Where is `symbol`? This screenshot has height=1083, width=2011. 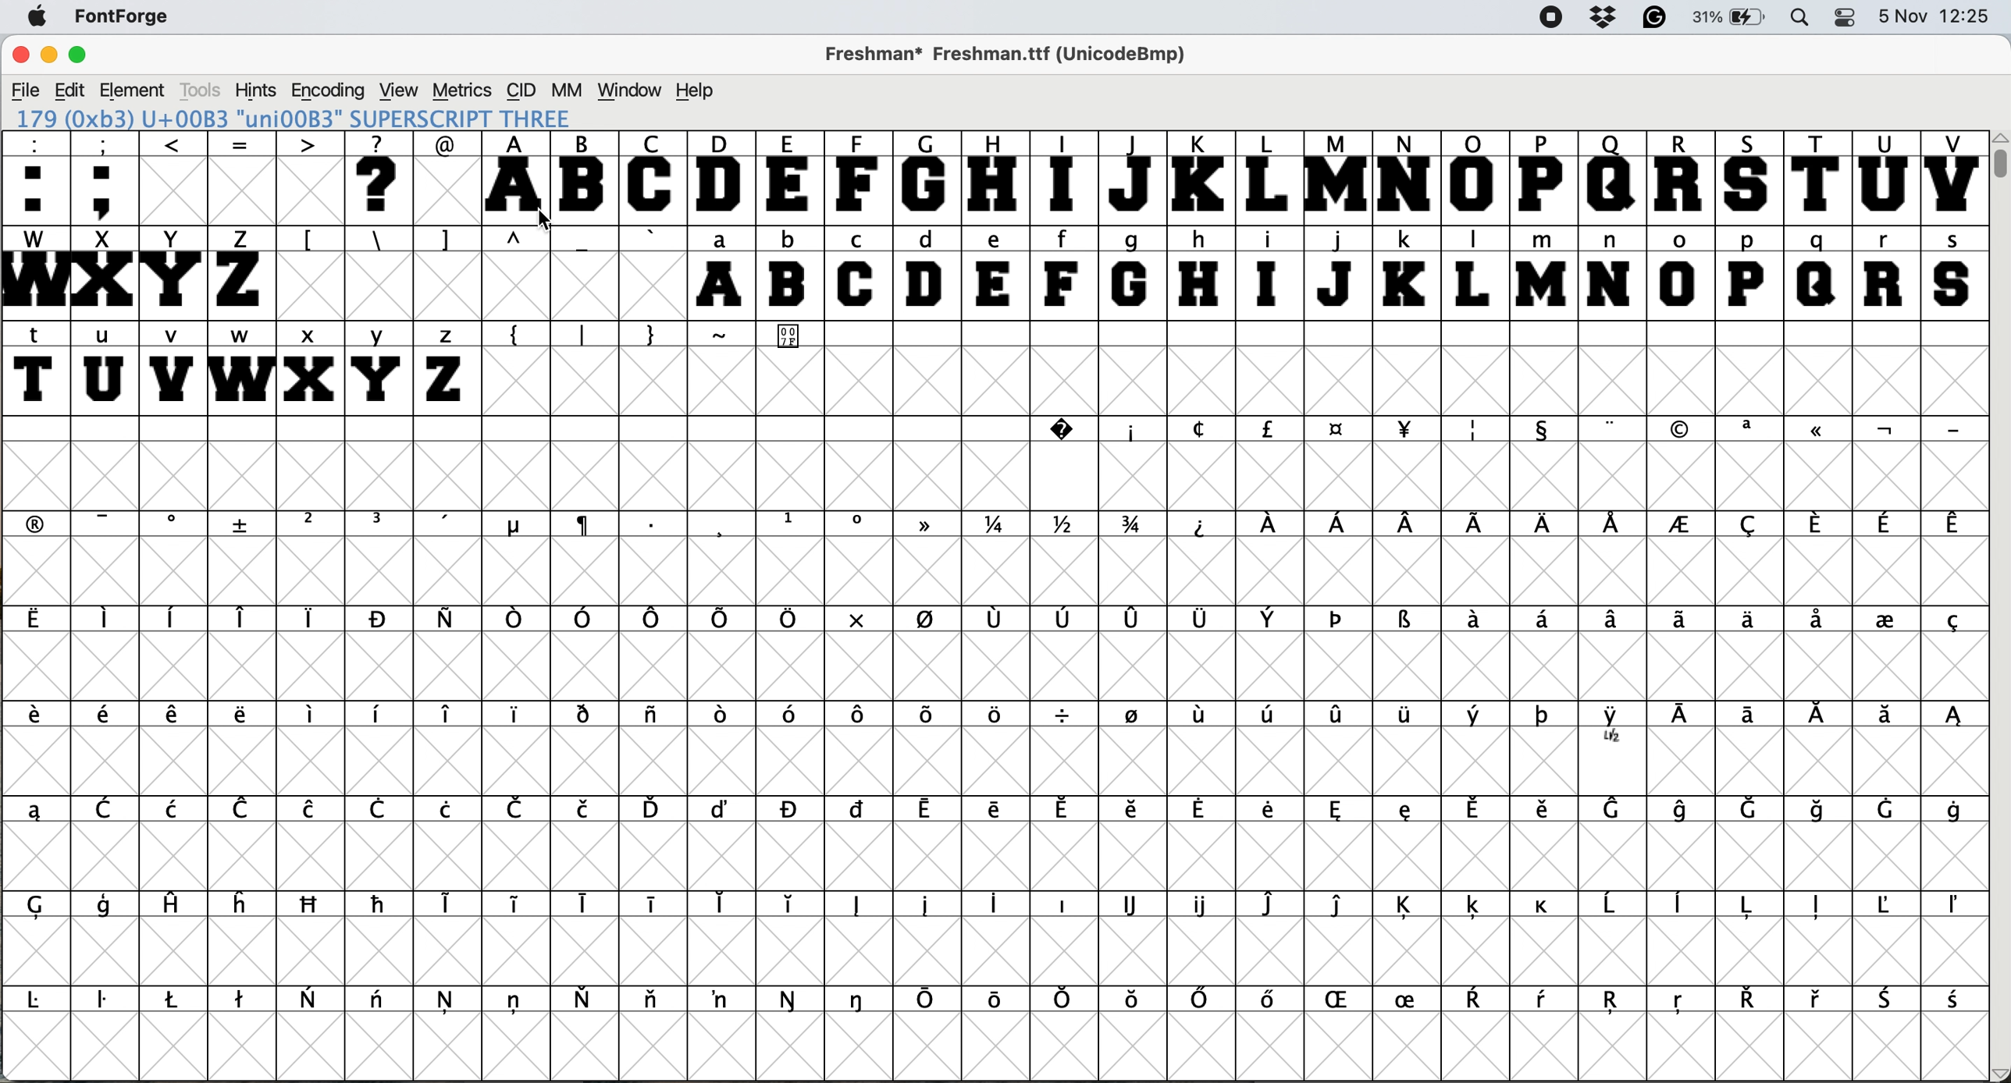 symbol is located at coordinates (1750, 524).